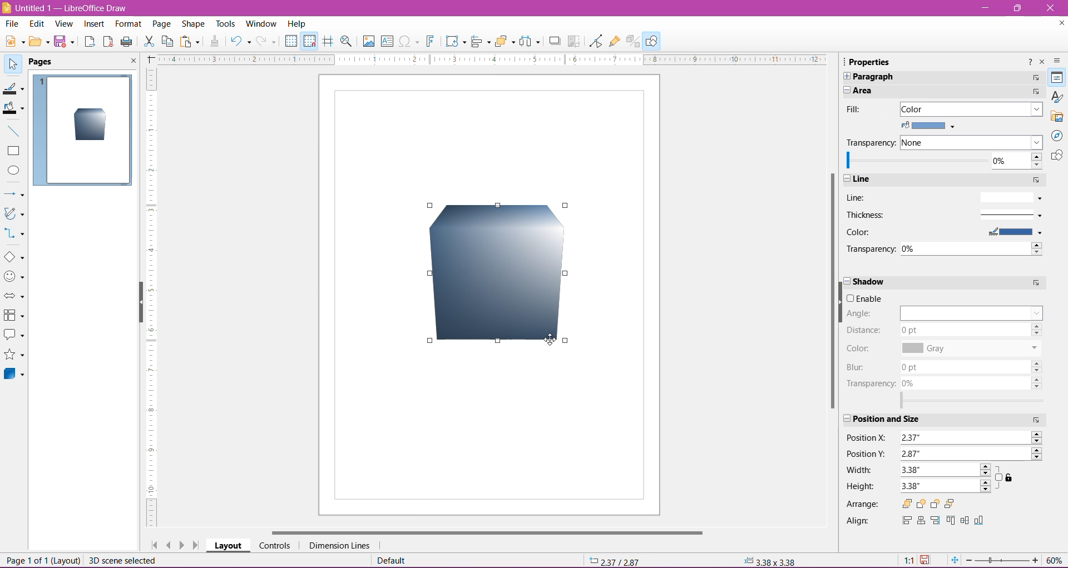 The height and width of the screenshot is (568, 1068). I want to click on Clone Formatting, so click(215, 42).